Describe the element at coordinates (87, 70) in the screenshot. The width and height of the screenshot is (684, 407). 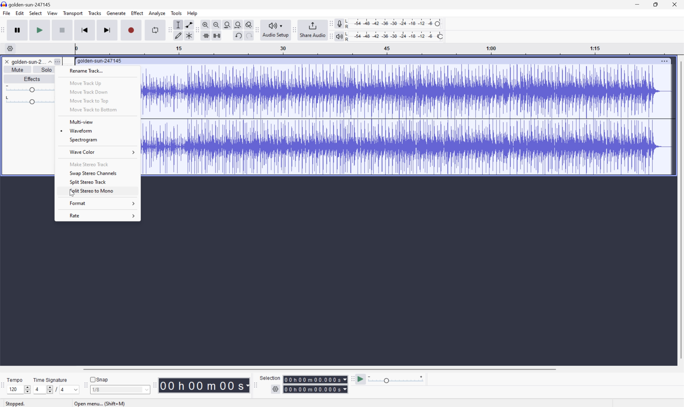
I see `Rename Track` at that location.